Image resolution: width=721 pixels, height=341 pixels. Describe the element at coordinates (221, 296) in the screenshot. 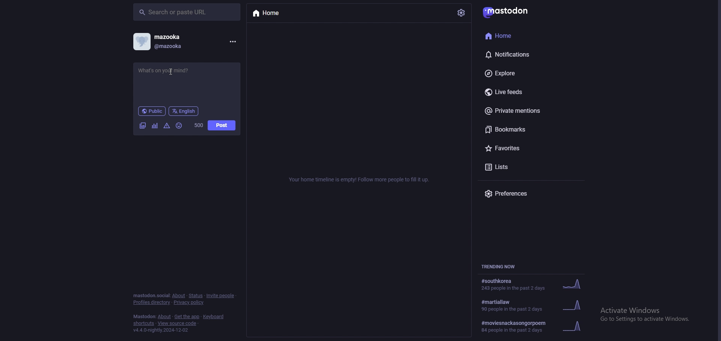

I see `invite people` at that location.